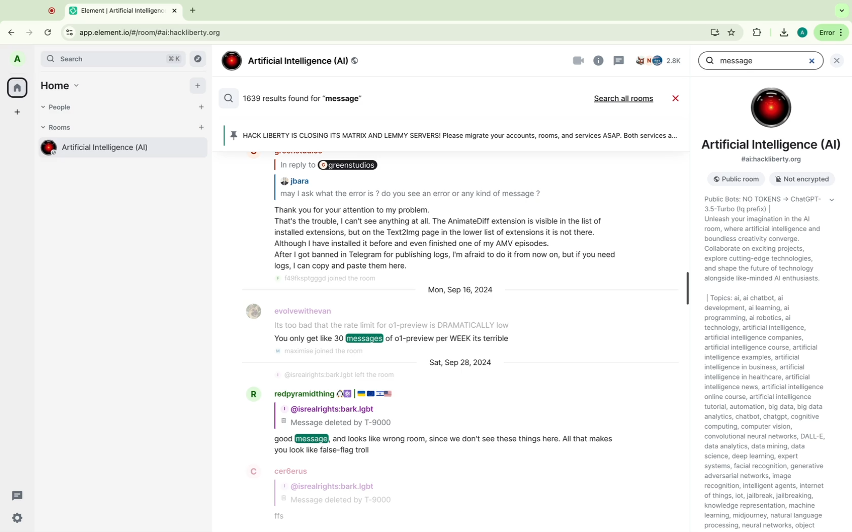 The image size is (852, 532). What do you see at coordinates (18, 518) in the screenshot?
I see `quick settings` at bounding box center [18, 518].